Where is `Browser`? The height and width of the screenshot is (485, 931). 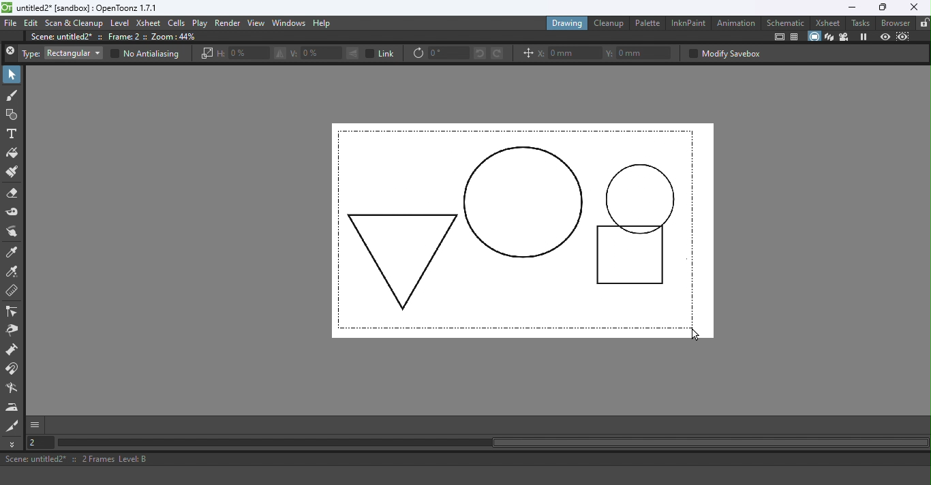
Browser is located at coordinates (894, 22).